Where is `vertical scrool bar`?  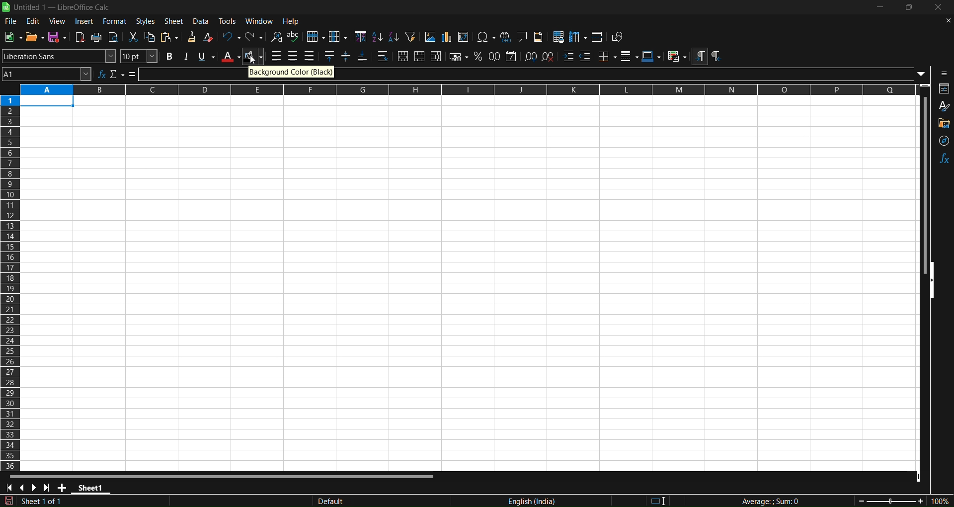 vertical scrool bar is located at coordinates (920, 187).